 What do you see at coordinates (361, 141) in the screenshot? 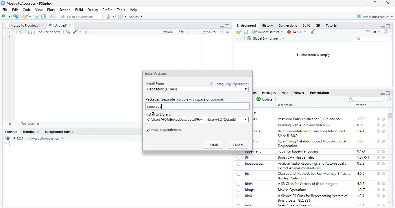
I see `106` at bounding box center [361, 141].